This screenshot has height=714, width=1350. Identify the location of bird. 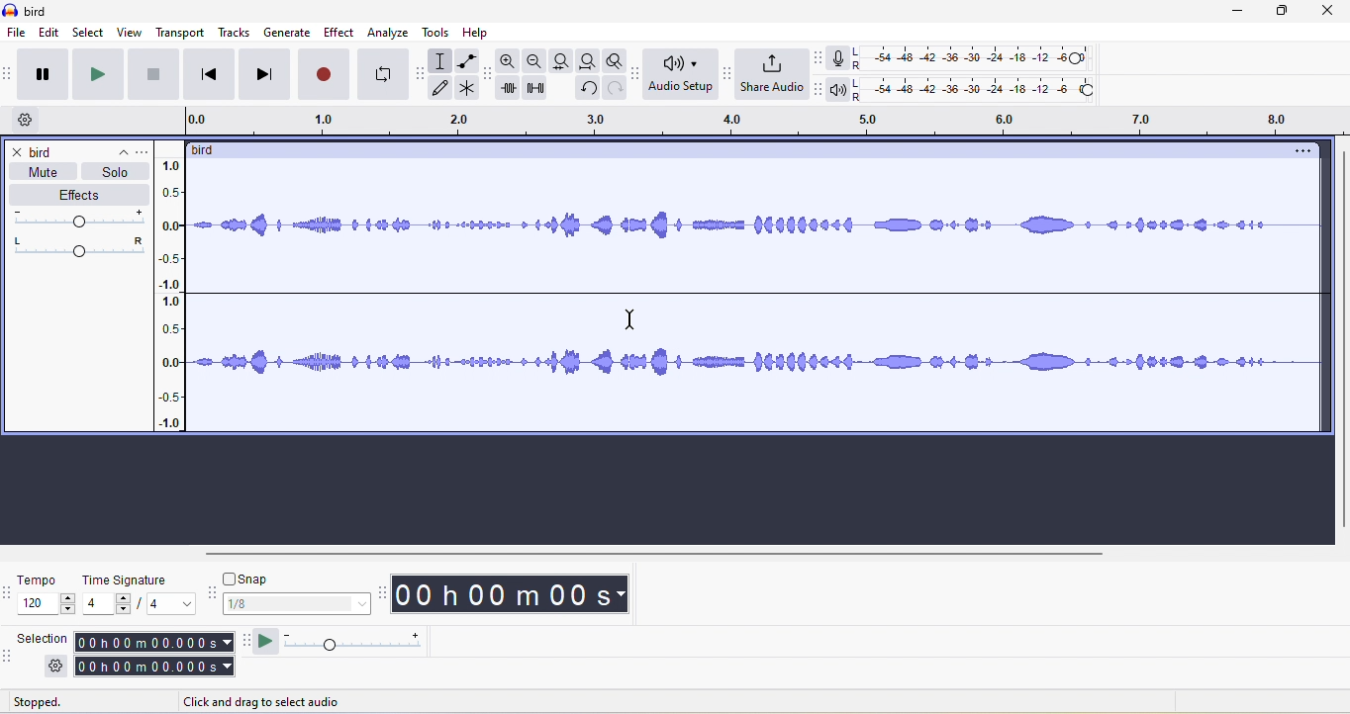
(211, 150).